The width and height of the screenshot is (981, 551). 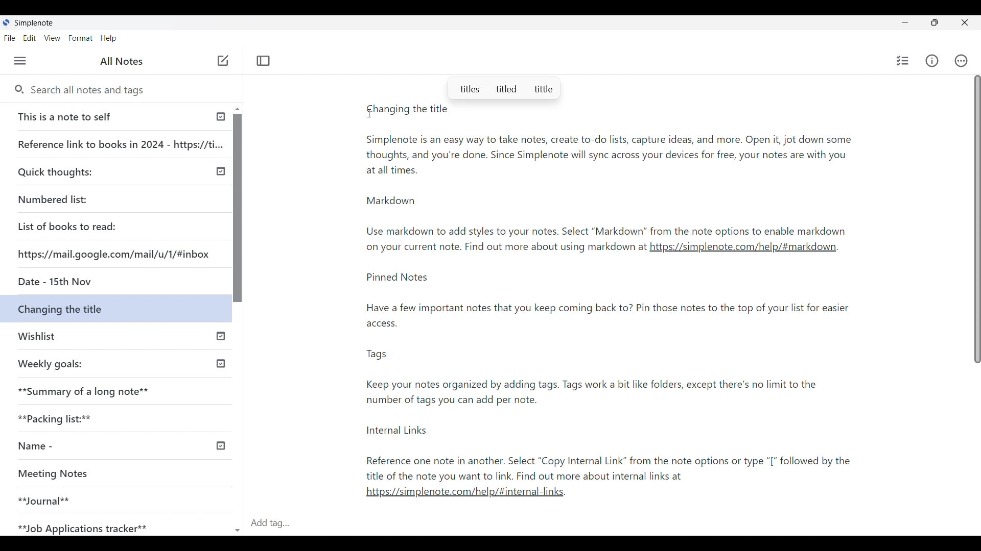 What do you see at coordinates (20, 61) in the screenshot?
I see `Menu` at bounding box center [20, 61].